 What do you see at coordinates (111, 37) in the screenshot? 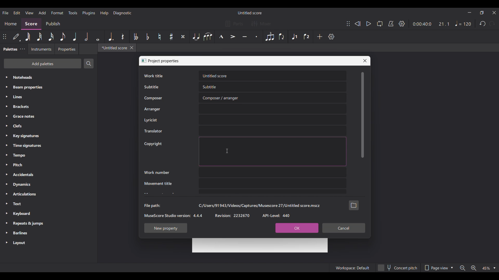
I see `Augmentation dot` at bounding box center [111, 37].